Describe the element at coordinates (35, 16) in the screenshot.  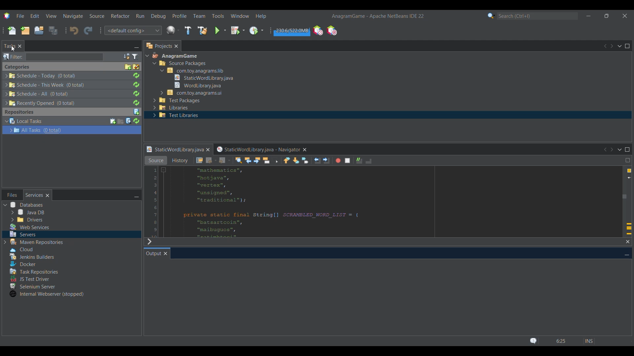
I see `Edit menu` at that location.